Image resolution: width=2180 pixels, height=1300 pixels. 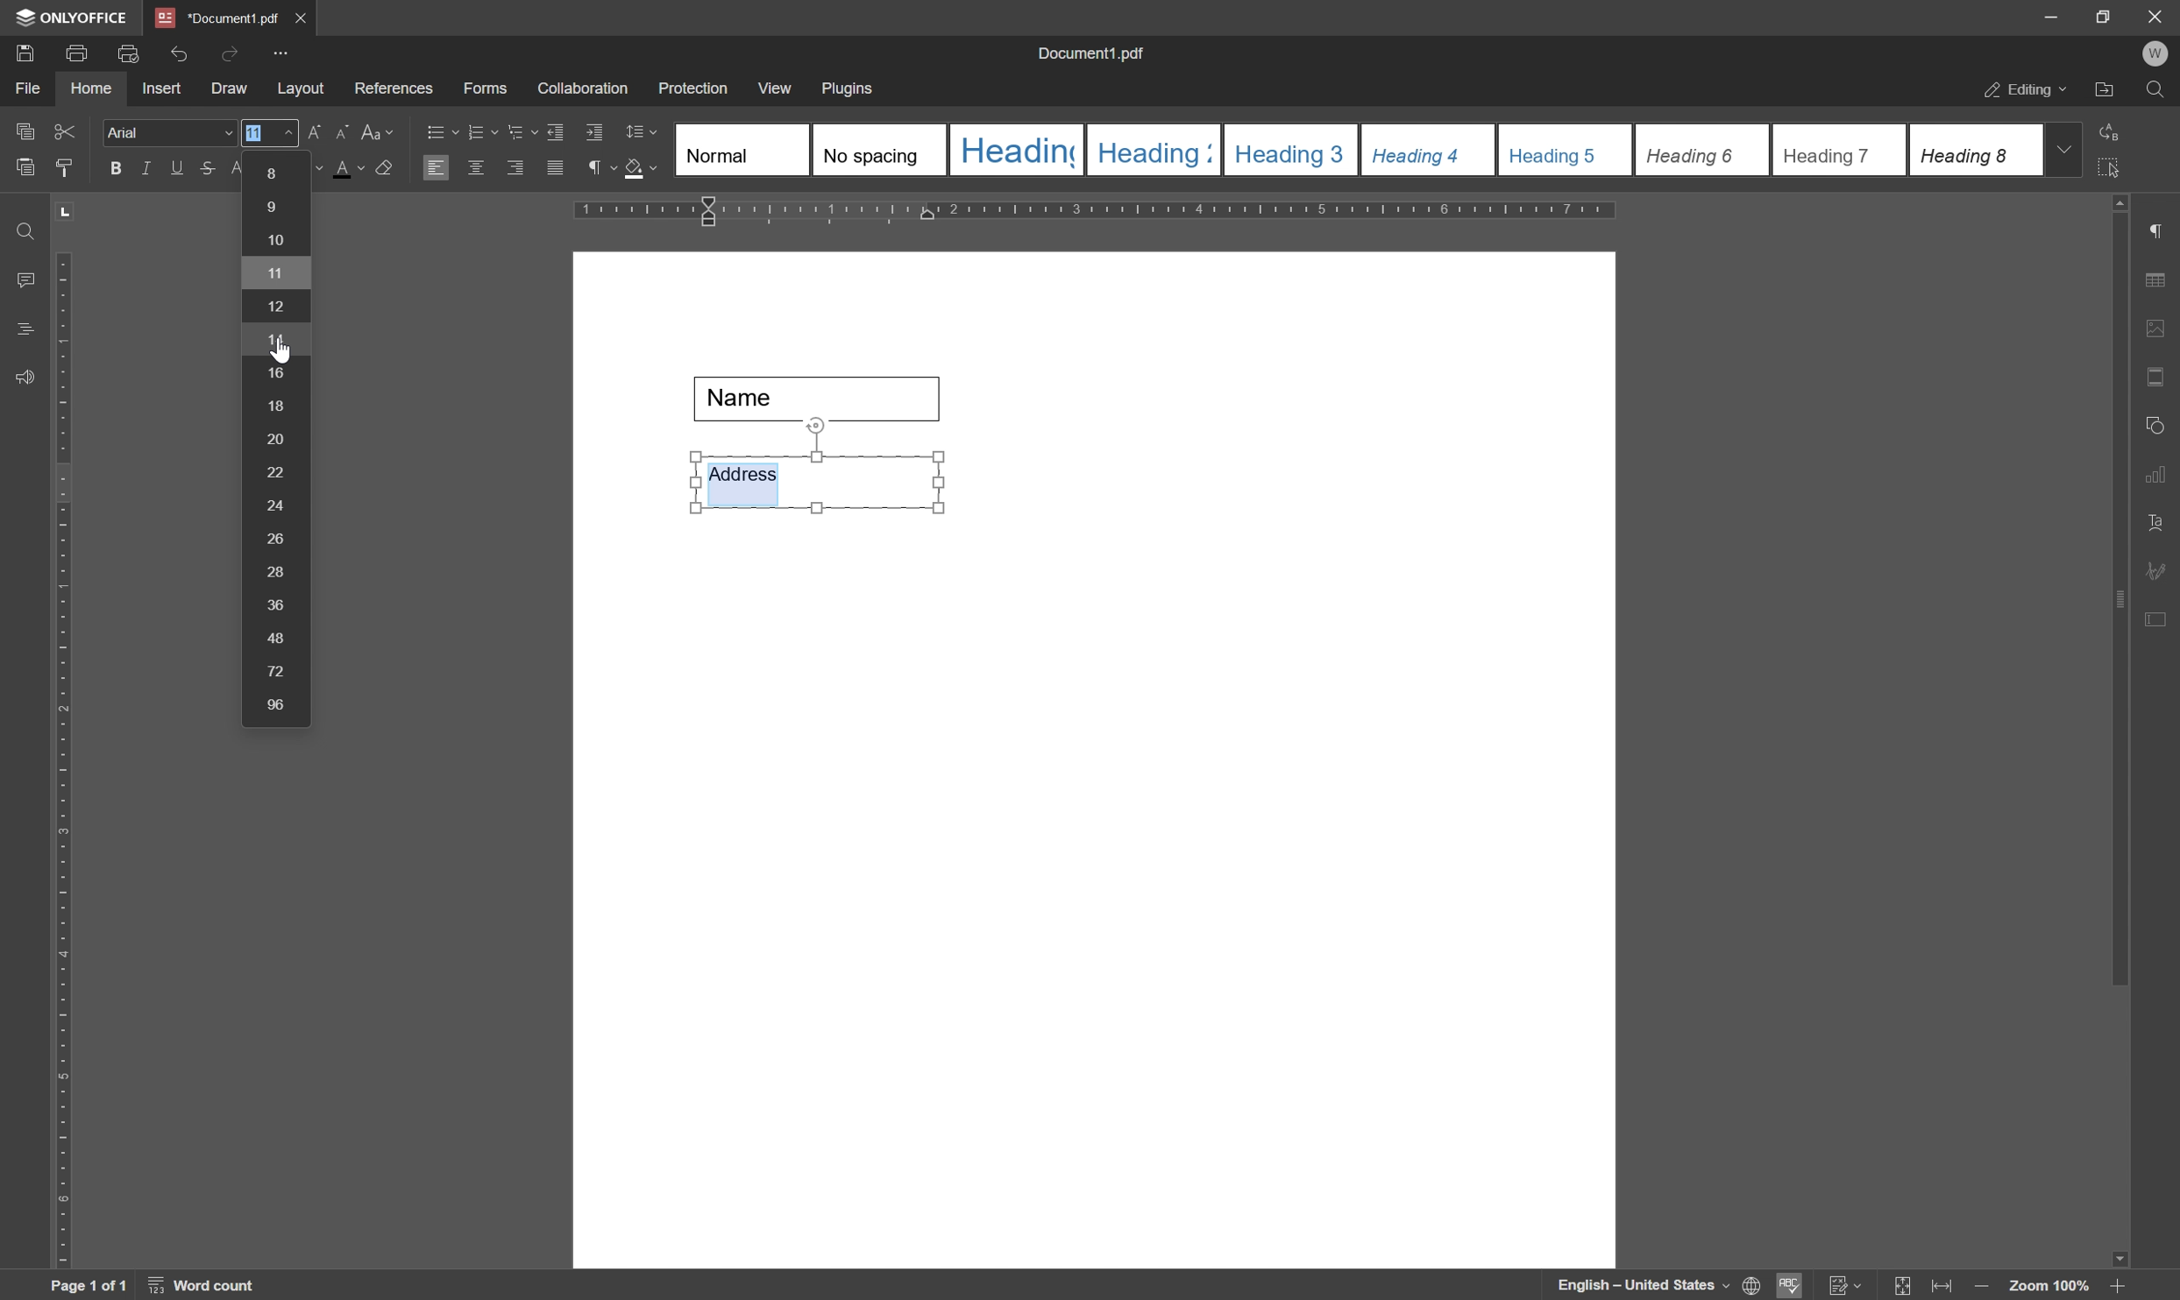 What do you see at coordinates (88, 1286) in the screenshot?
I see `page 1 of 1` at bounding box center [88, 1286].